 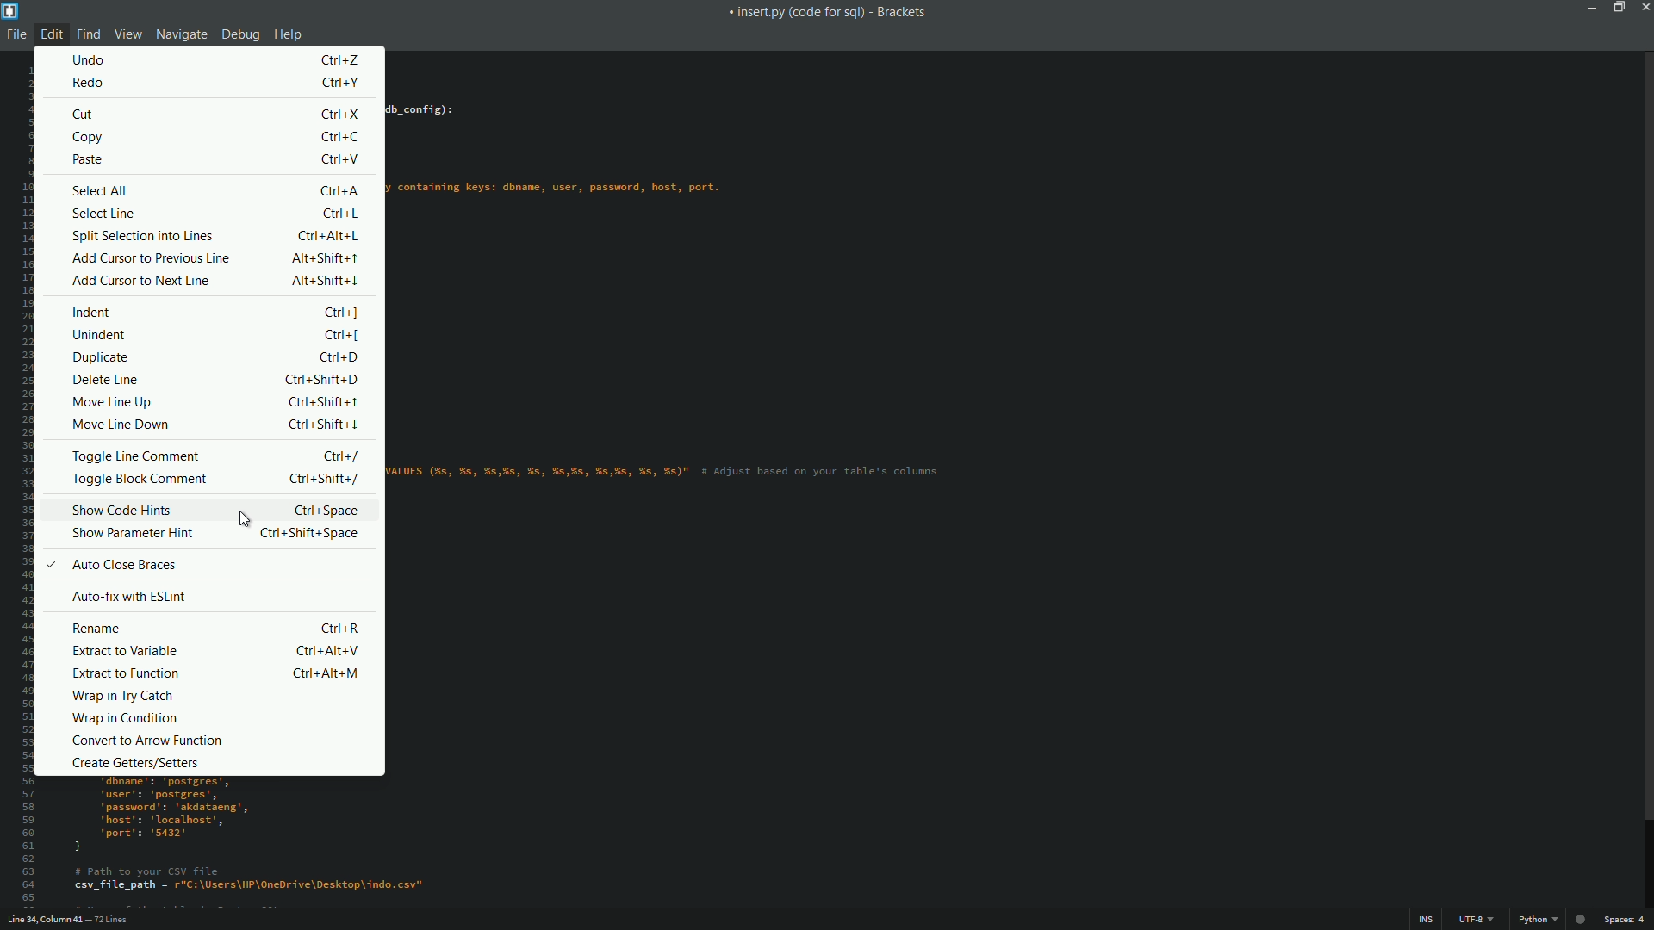 I want to click on keyboard shortcut, so click(x=339, y=160).